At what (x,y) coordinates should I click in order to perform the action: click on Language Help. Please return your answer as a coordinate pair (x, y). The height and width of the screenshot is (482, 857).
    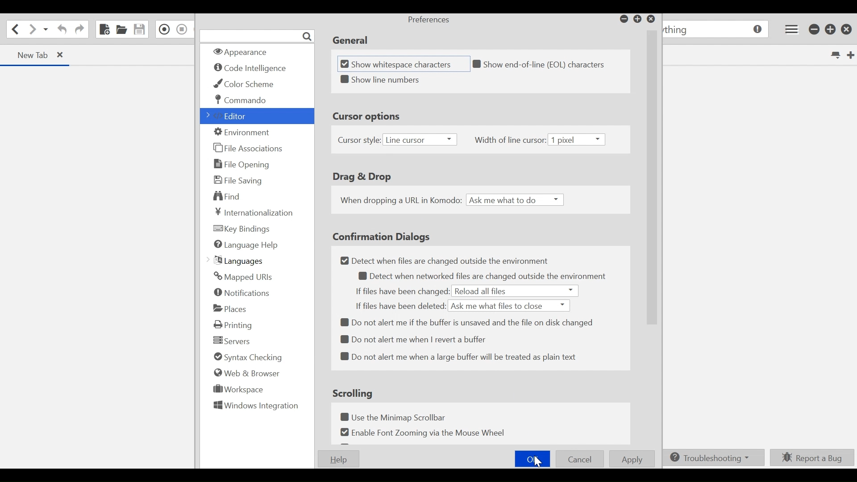
    Looking at the image, I should click on (246, 245).